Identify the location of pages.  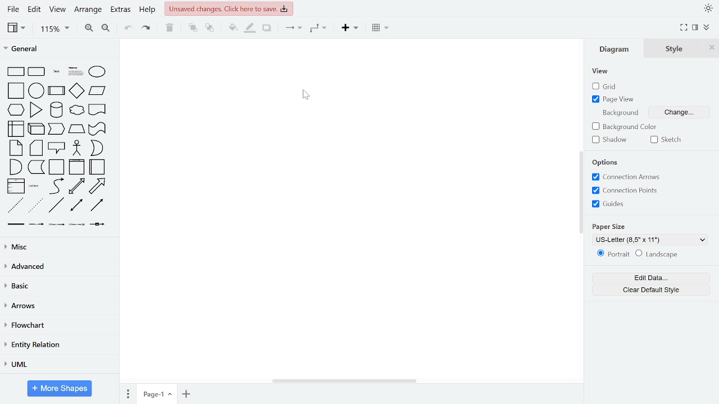
(127, 393).